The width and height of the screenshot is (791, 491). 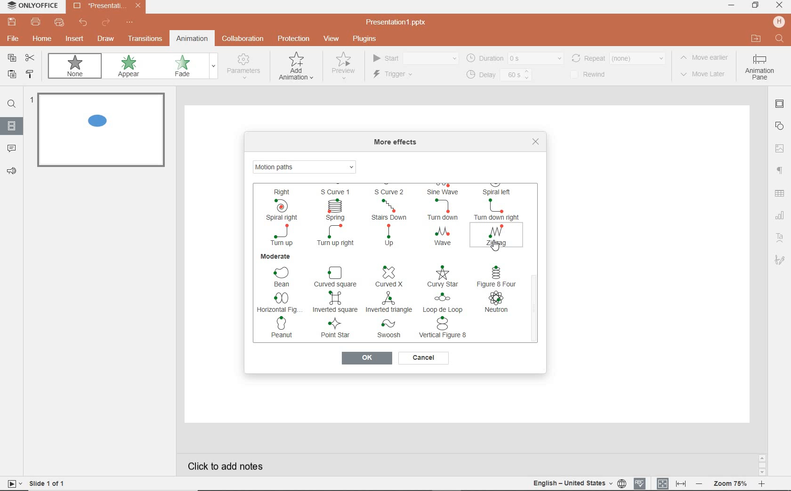 What do you see at coordinates (536, 142) in the screenshot?
I see `CLOSE` at bounding box center [536, 142].